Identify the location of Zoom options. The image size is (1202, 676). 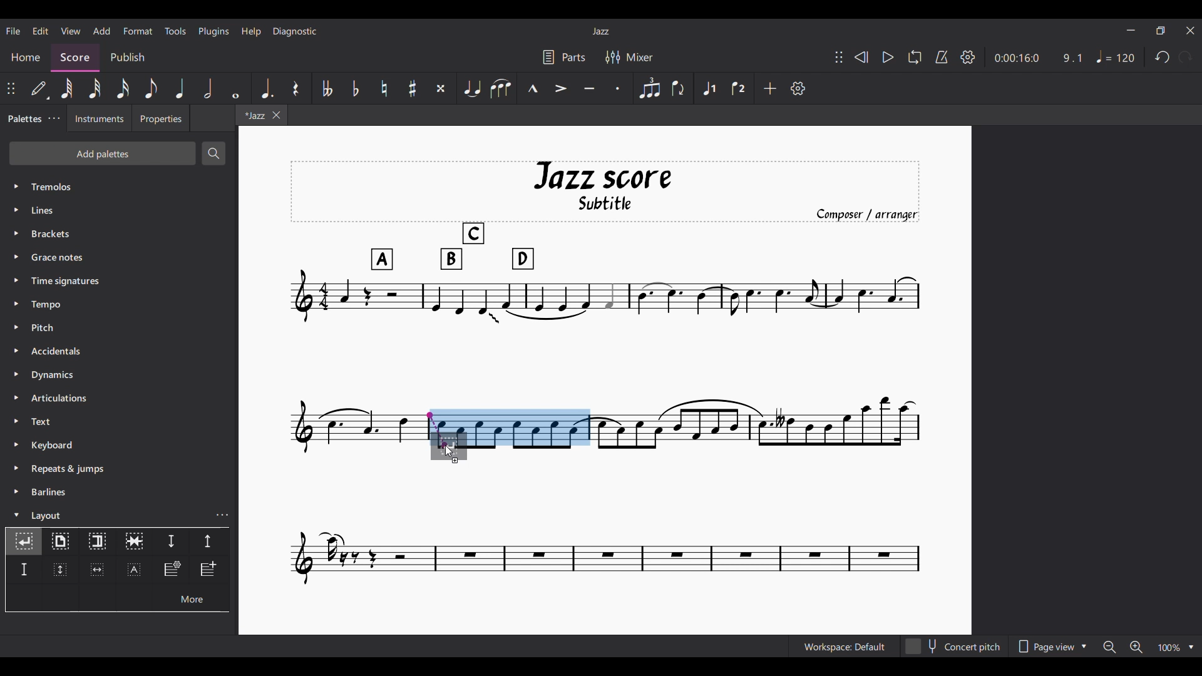
(1176, 647).